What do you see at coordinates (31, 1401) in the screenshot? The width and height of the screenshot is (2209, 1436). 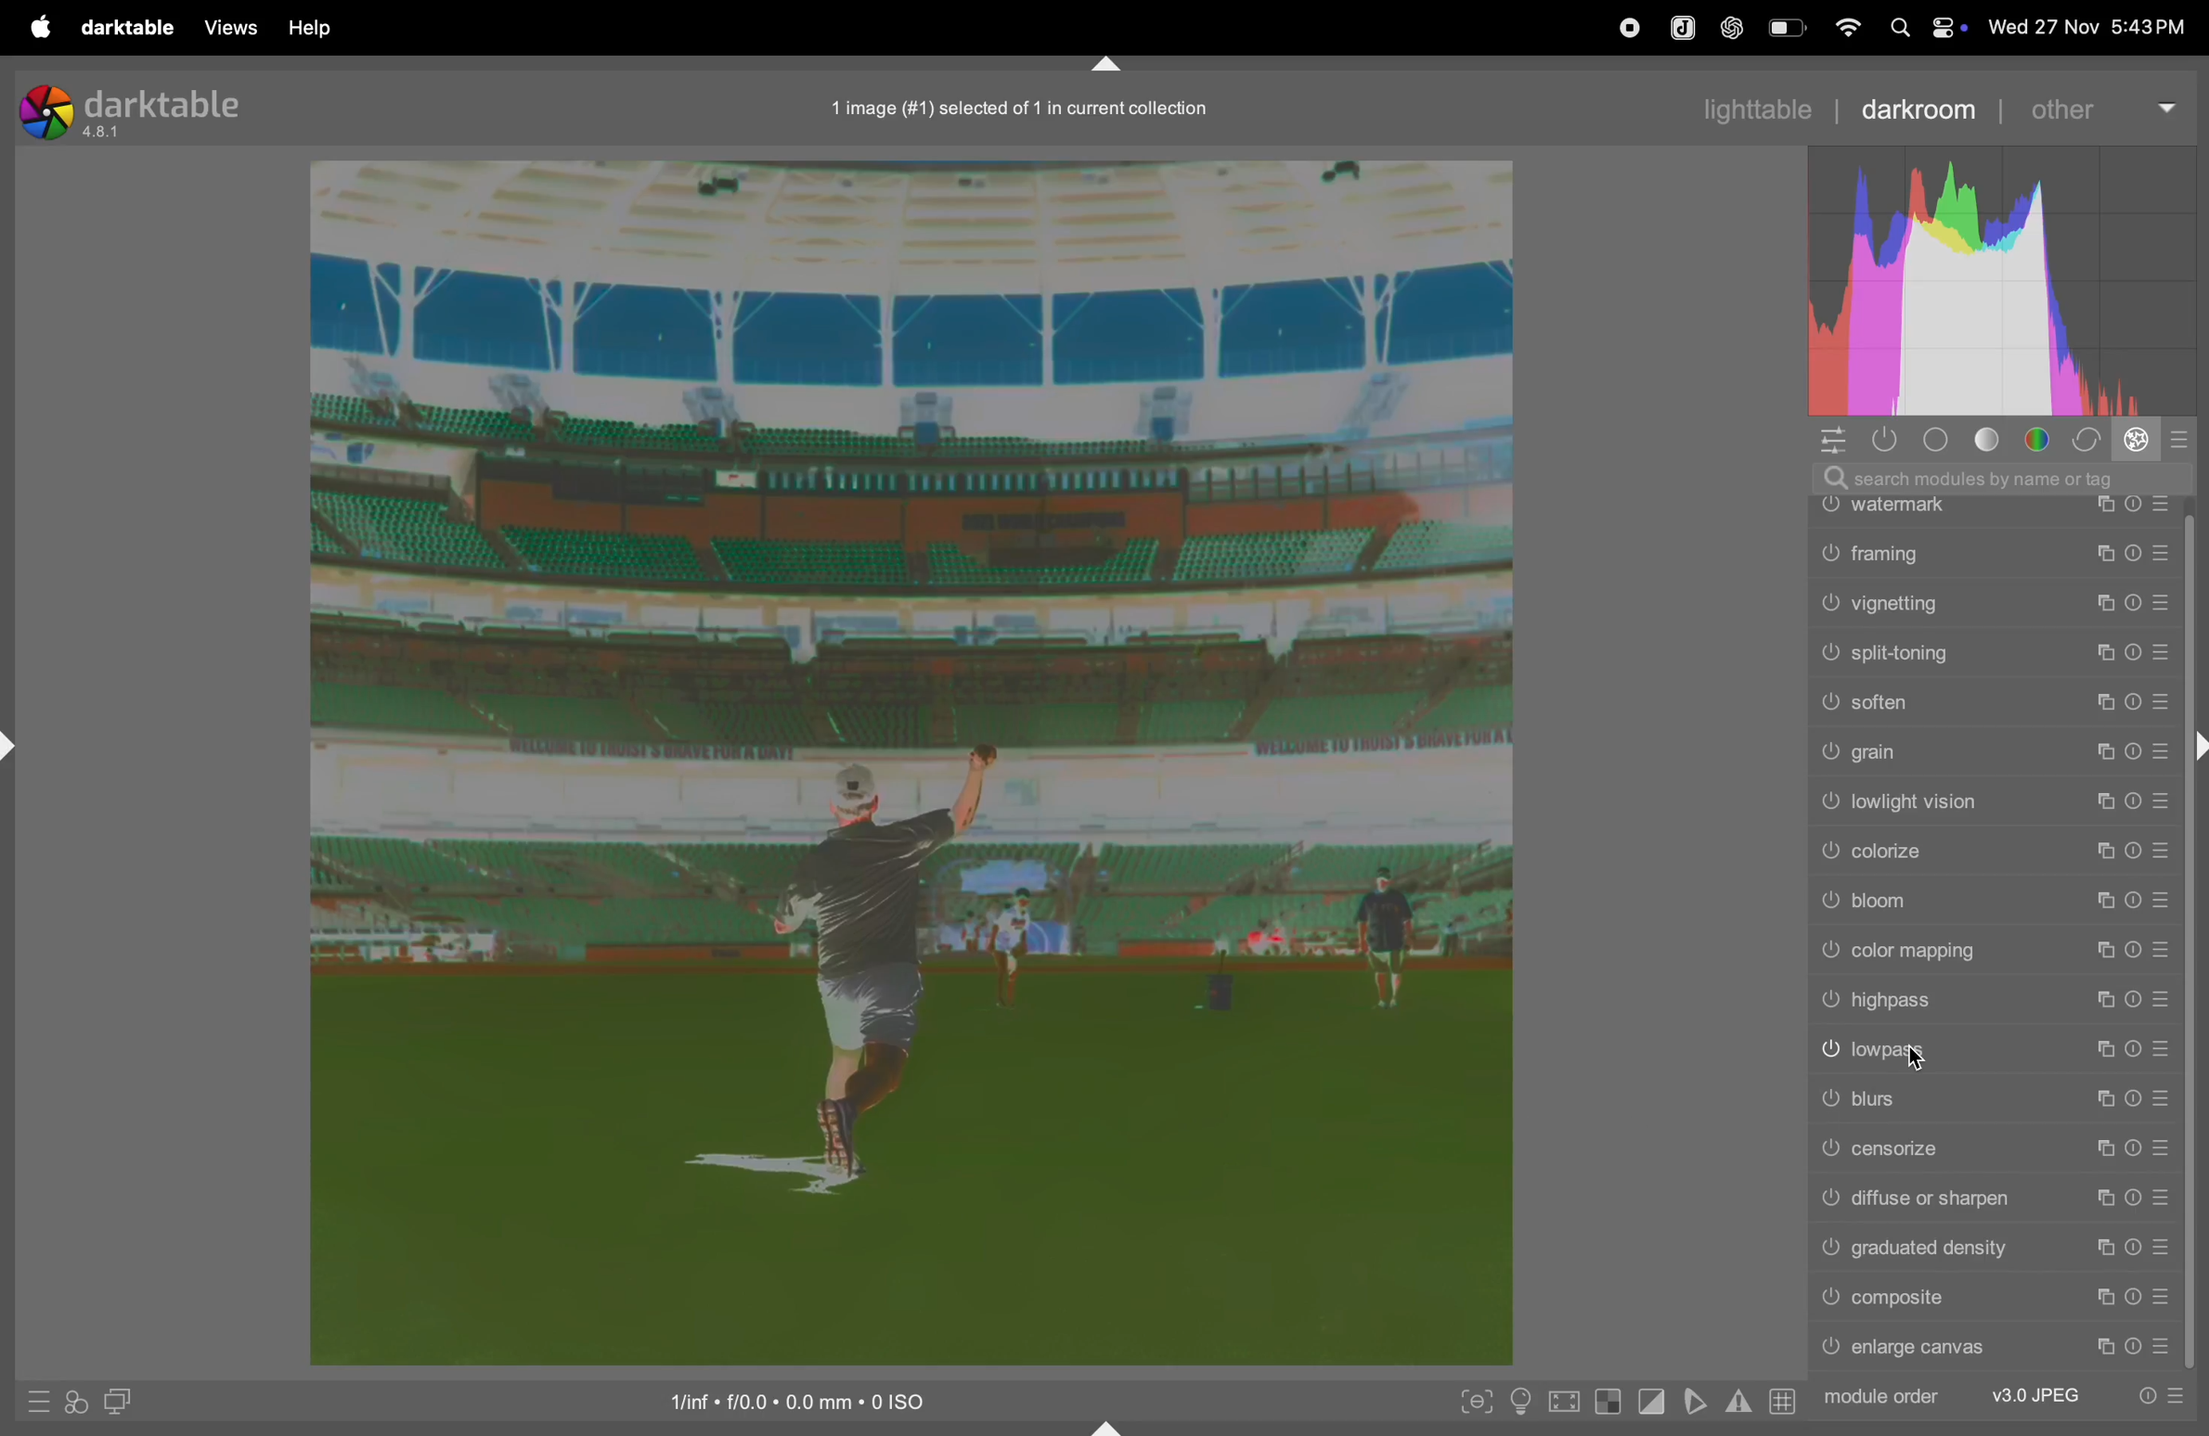 I see `quick acess to presets` at bounding box center [31, 1401].